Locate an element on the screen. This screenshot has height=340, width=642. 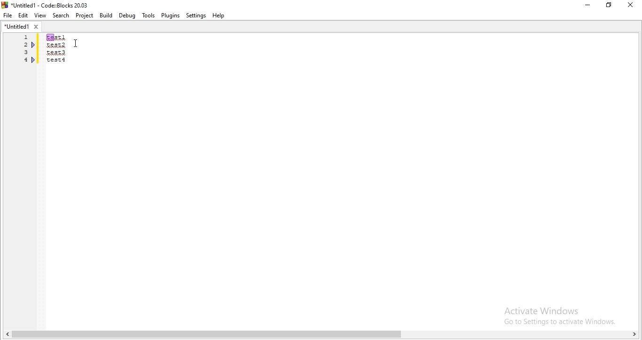
minimize is located at coordinates (587, 6).